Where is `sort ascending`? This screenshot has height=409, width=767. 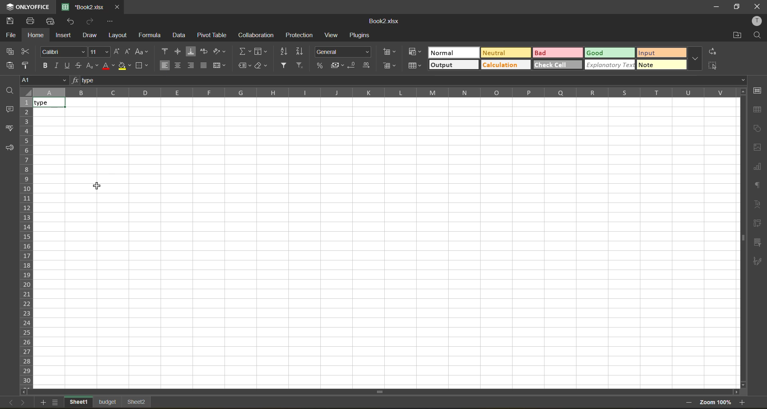
sort ascending is located at coordinates (284, 53).